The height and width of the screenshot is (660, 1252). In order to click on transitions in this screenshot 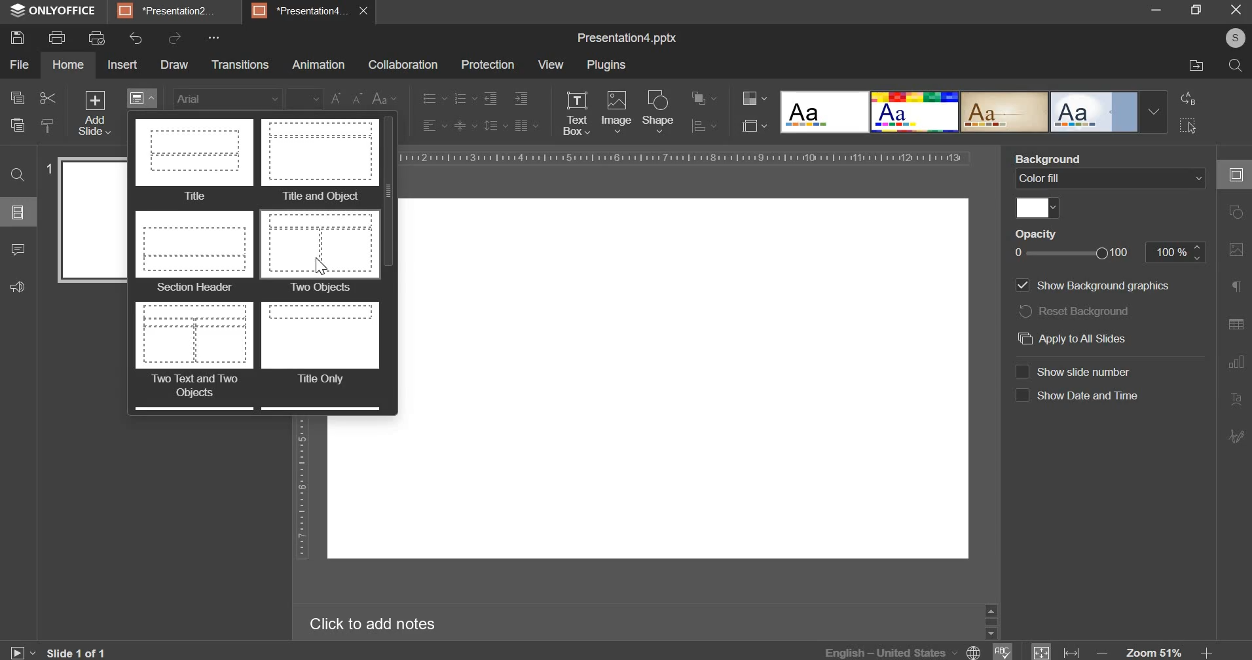, I will do `click(241, 65)`.